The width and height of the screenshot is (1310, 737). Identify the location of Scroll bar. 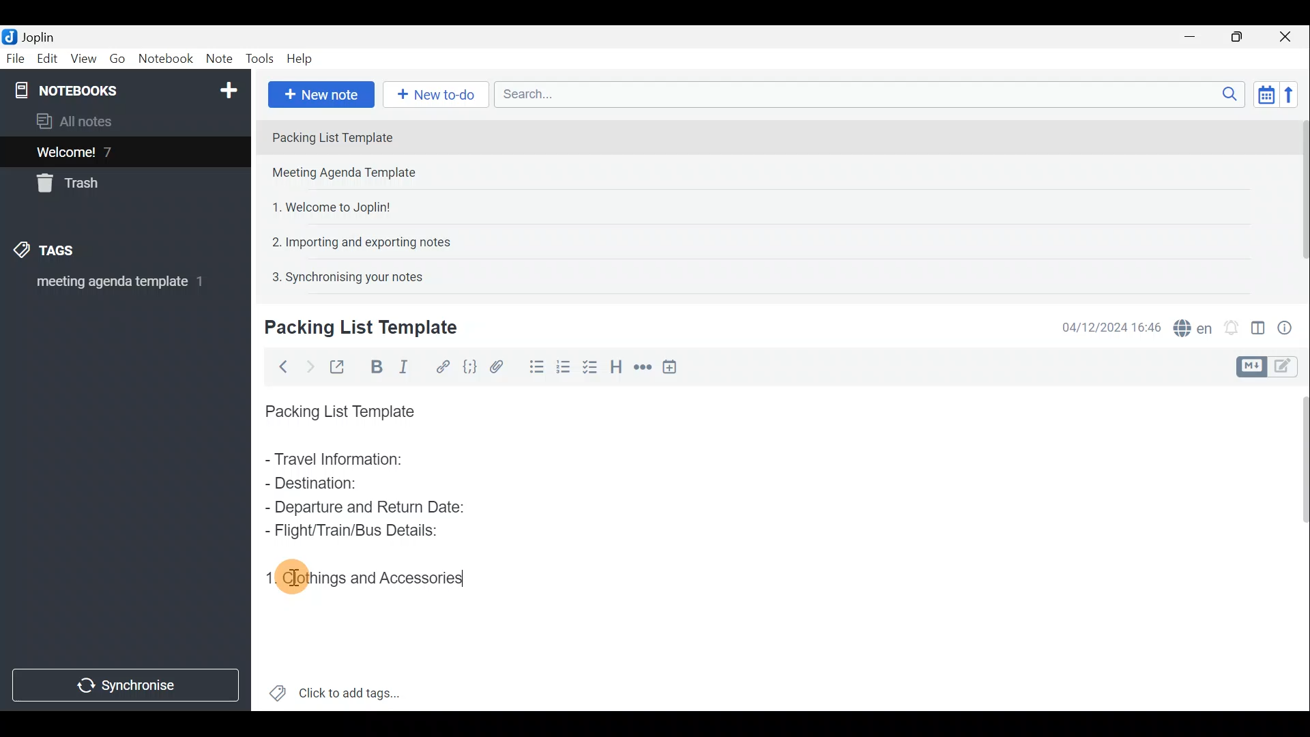
(1297, 199).